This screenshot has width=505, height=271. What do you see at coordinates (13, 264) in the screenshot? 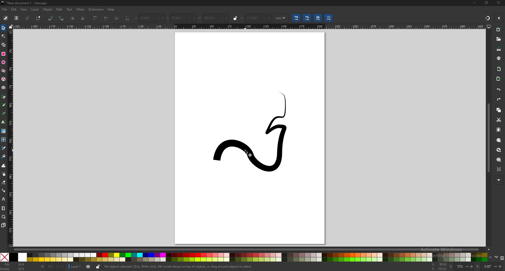
I see `fill` at bounding box center [13, 264].